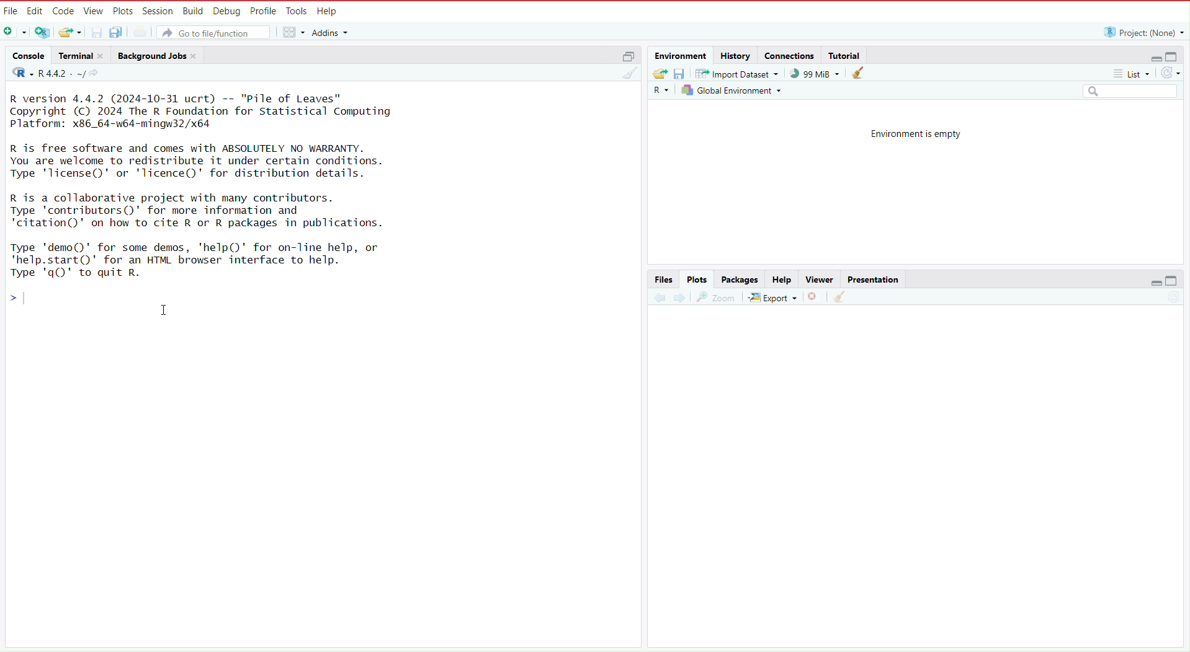 This screenshot has height=652, width=1190. Describe the element at coordinates (735, 55) in the screenshot. I see `history` at that location.